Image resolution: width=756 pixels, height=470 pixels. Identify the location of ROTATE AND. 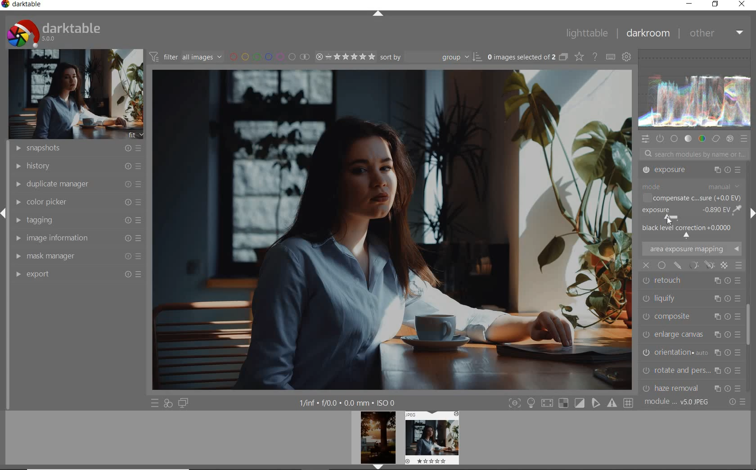
(690, 315).